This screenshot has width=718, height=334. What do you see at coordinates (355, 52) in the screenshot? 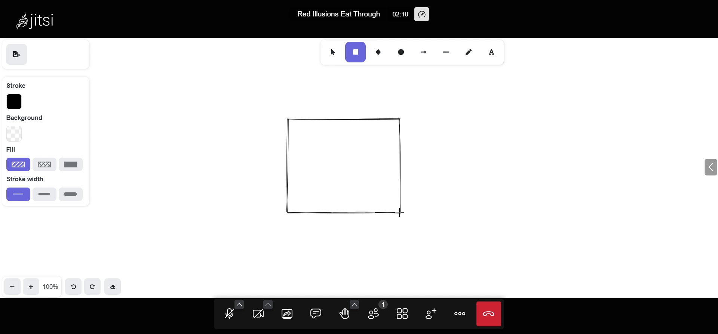
I see `rectangle` at bounding box center [355, 52].